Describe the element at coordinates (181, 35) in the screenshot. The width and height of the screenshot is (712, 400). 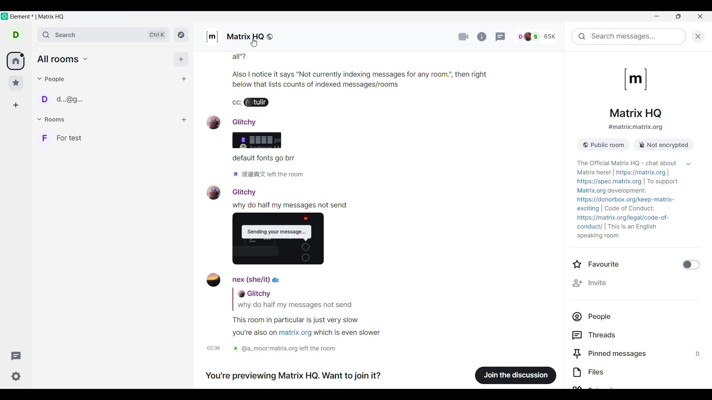
I see `Explore rooms` at that location.